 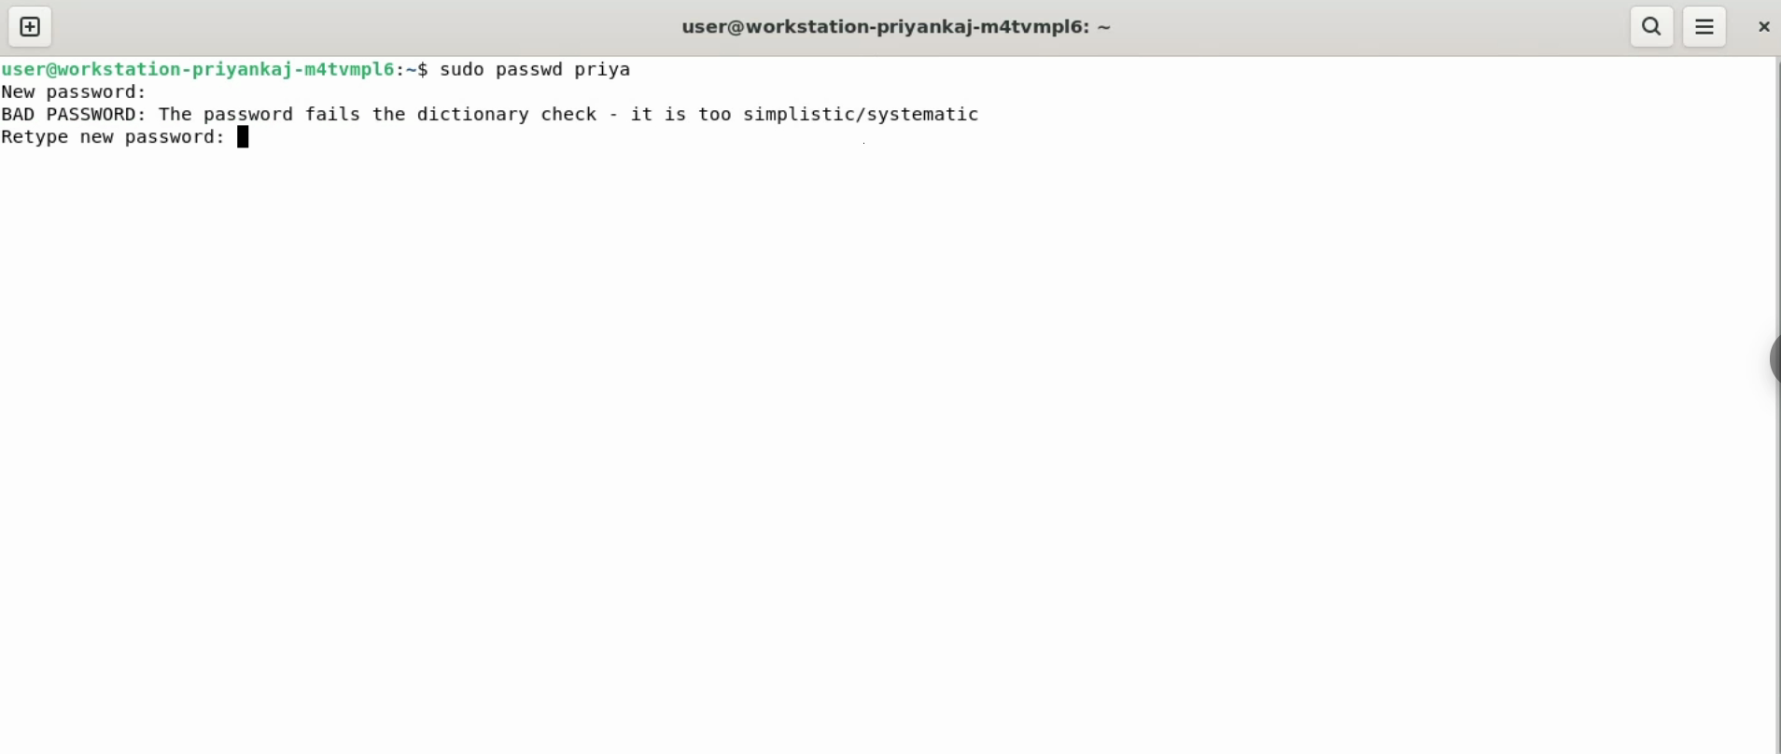 I want to click on search, so click(x=1651, y=27).